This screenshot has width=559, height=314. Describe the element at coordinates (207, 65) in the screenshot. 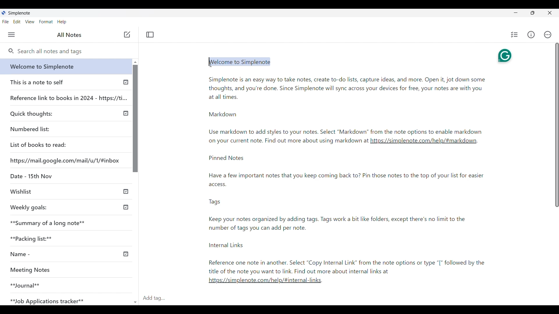

I see `cursor` at that location.